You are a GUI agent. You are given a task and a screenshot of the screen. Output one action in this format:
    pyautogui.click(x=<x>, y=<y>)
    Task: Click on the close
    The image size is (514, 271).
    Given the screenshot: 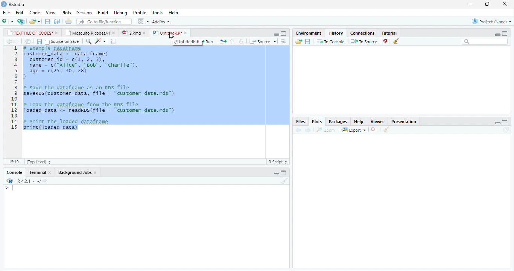 What is the action you would take?
    pyautogui.click(x=115, y=33)
    